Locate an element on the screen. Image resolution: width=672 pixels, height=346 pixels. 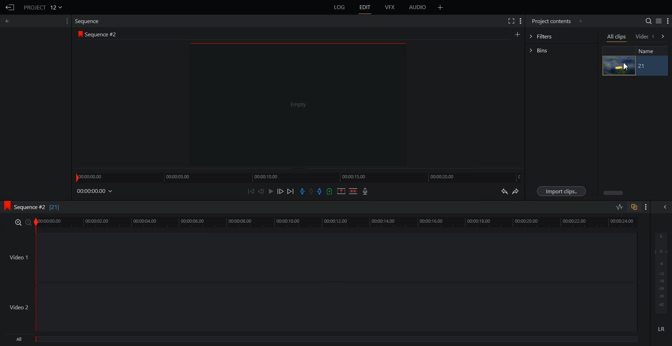
Nudge One Frame Forward is located at coordinates (281, 192).